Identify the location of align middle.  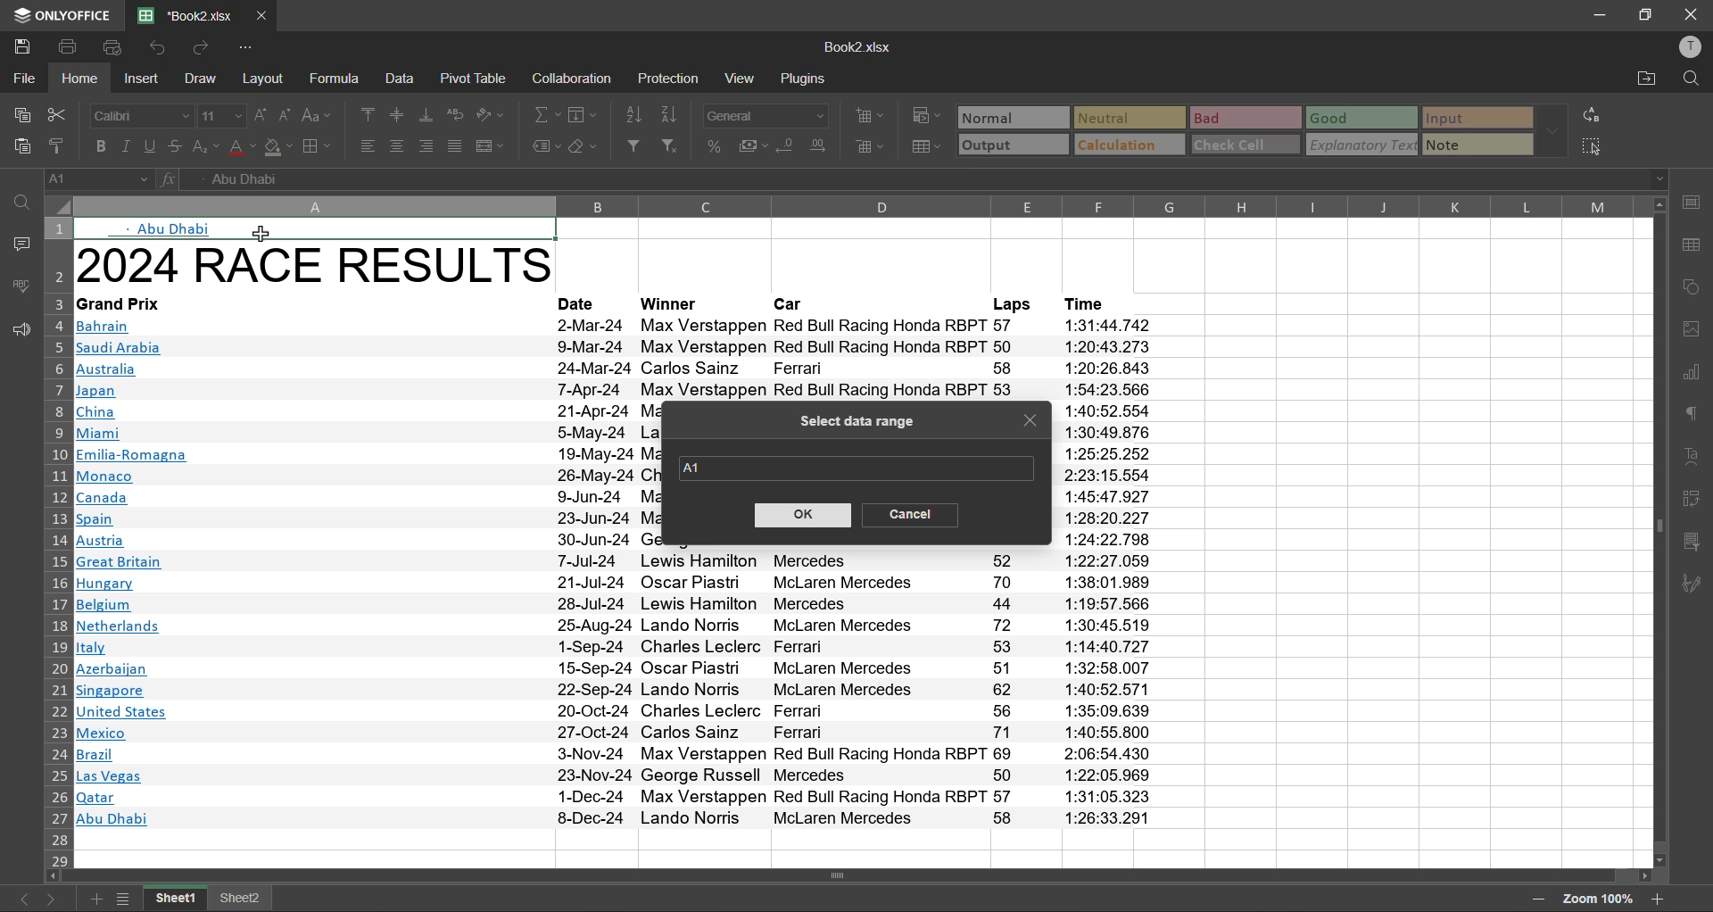
(397, 115).